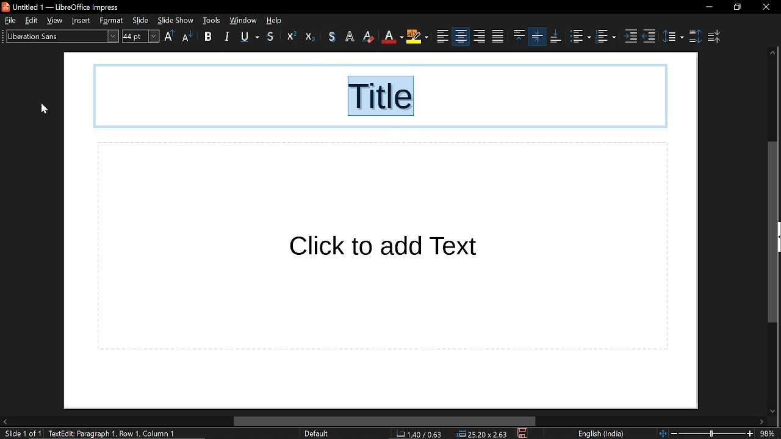 The width and height of the screenshot is (781, 439). What do you see at coordinates (771, 232) in the screenshot?
I see `vertical scrollbar` at bounding box center [771, 232].